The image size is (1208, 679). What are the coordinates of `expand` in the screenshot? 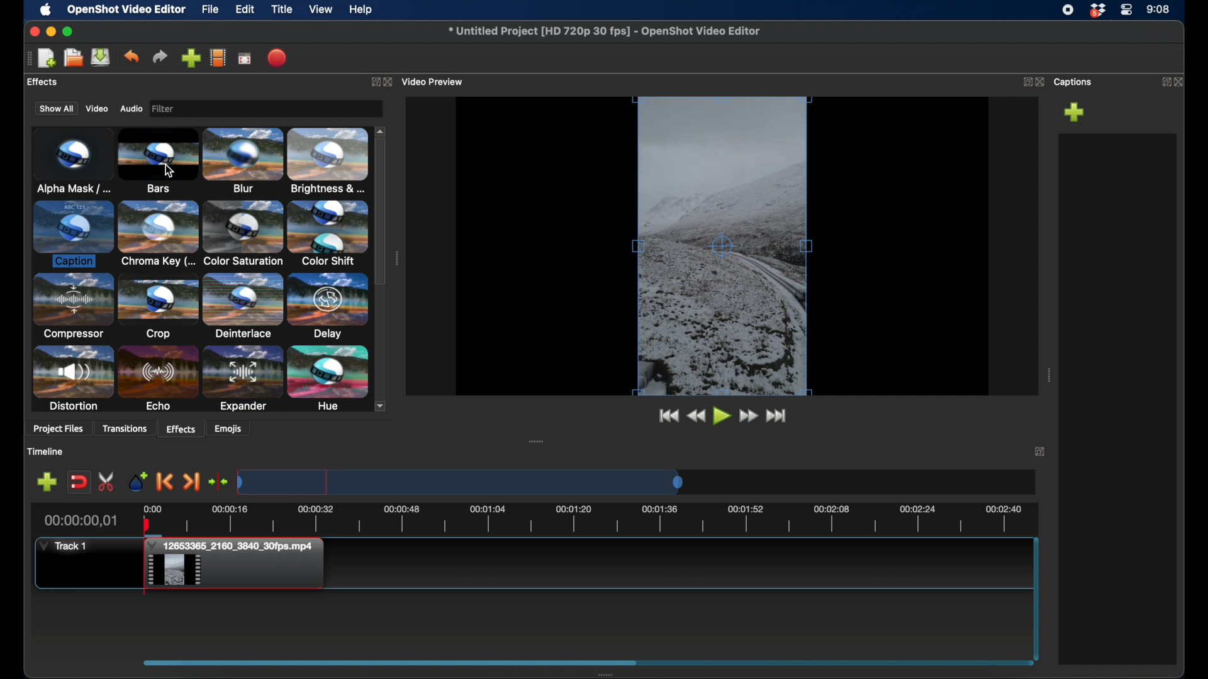 It's located at (1163, 81).